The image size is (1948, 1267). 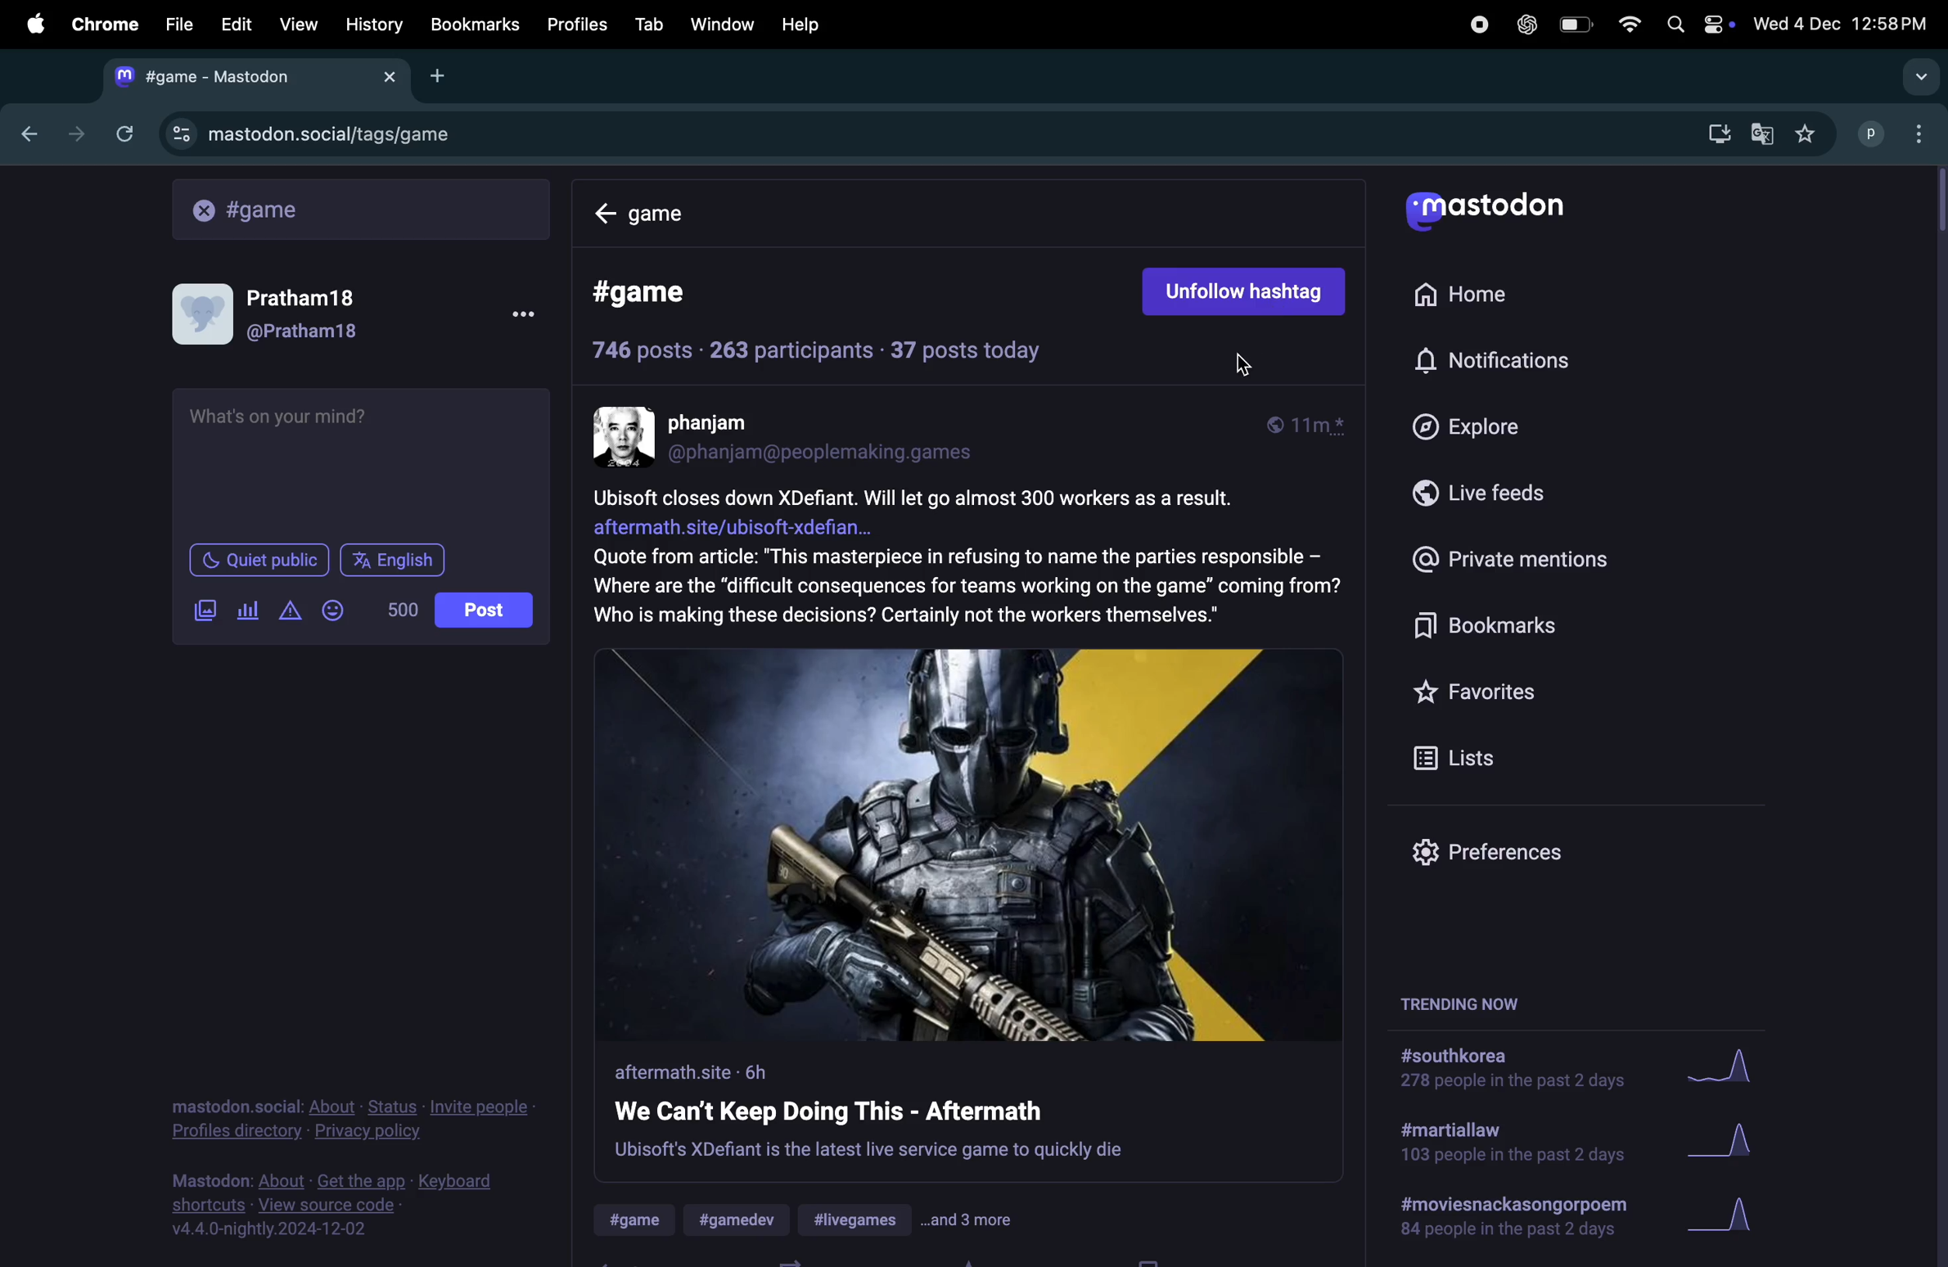 What do you see at coordinates (1457, 755) in the screenshot?
I see `list` at bounding box center [1457, 755].